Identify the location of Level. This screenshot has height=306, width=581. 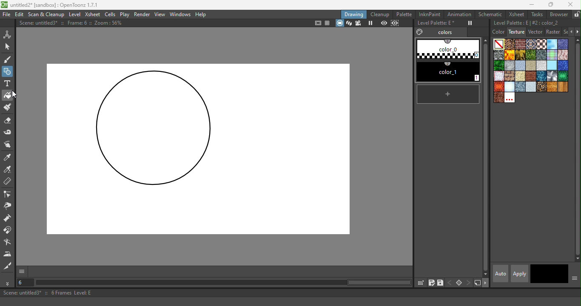
(75, 14).